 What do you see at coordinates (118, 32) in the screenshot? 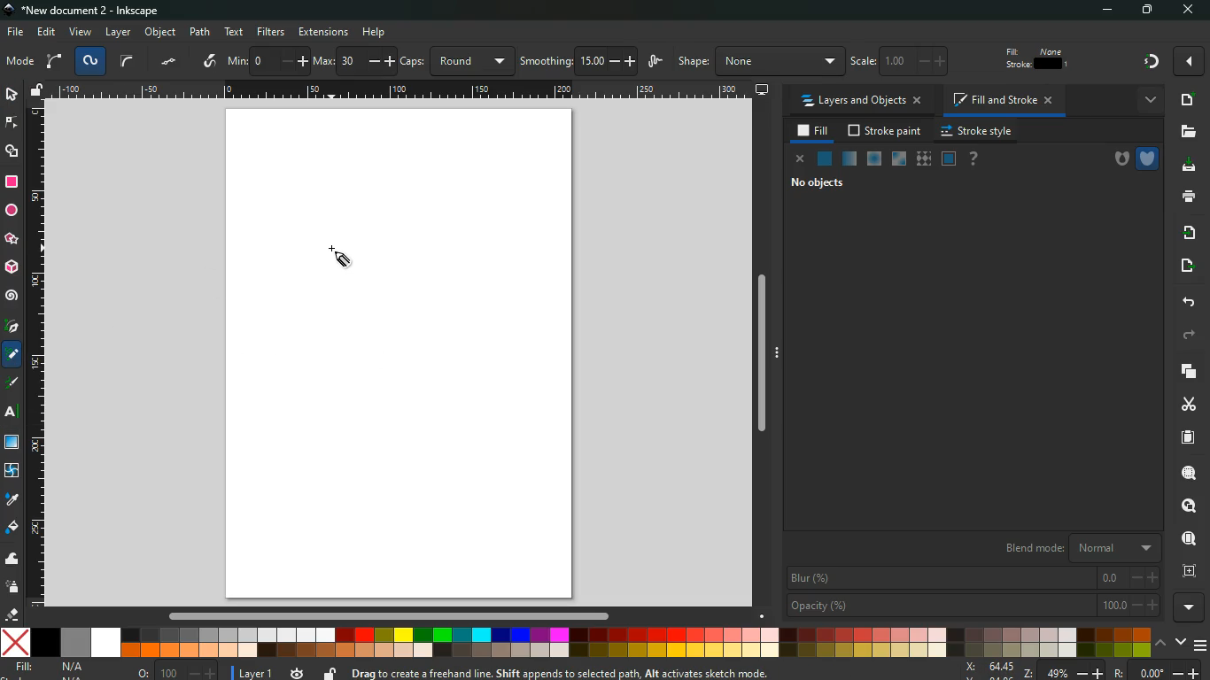
I see `layer` at bounding box center [118, 32].